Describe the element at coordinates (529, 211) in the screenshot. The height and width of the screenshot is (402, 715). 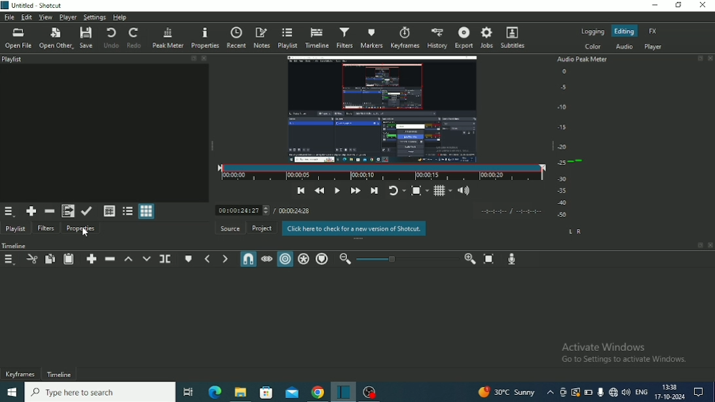
I see `Selected Duration` at that location.